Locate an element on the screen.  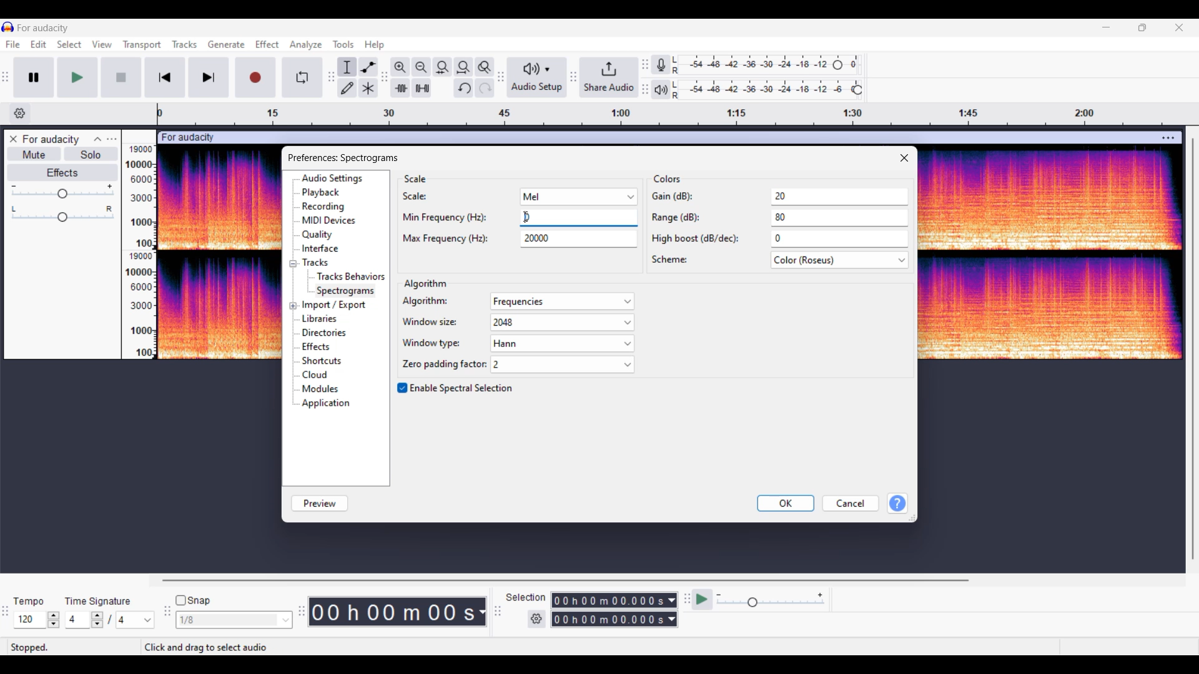
recording is located at coordinates (327, 207).